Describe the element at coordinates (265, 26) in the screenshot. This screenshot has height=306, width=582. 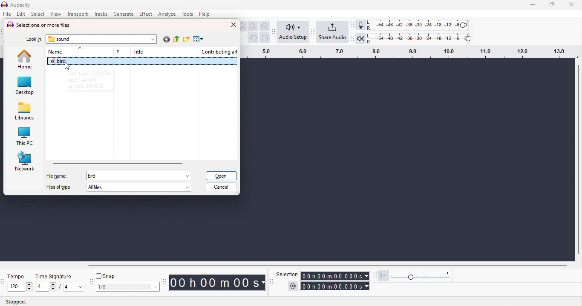
I see `toggle zoom` at that location.